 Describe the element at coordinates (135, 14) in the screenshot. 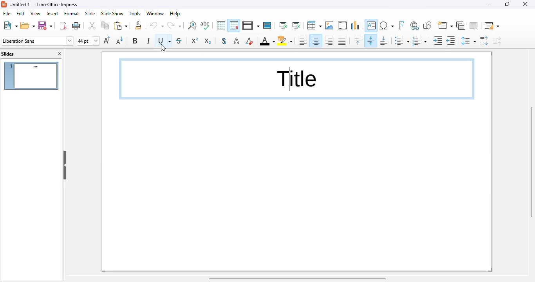

I see `tools` at that location.